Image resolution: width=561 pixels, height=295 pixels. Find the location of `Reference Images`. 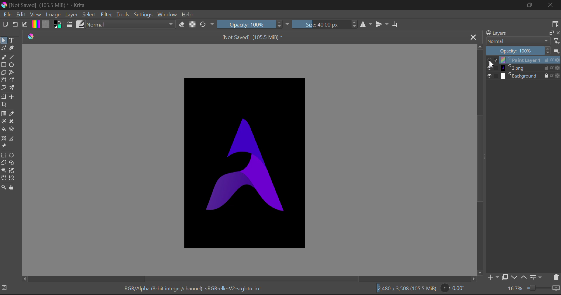

Reference Images is located at coordinates (4, 147).